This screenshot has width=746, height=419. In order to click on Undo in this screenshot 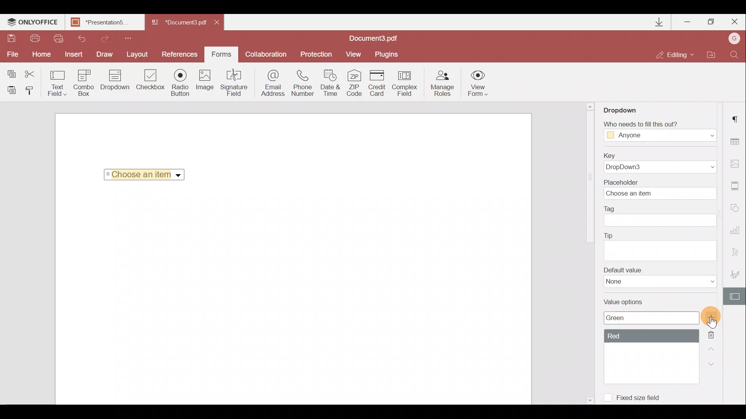, I will do `click(81, 39)`.